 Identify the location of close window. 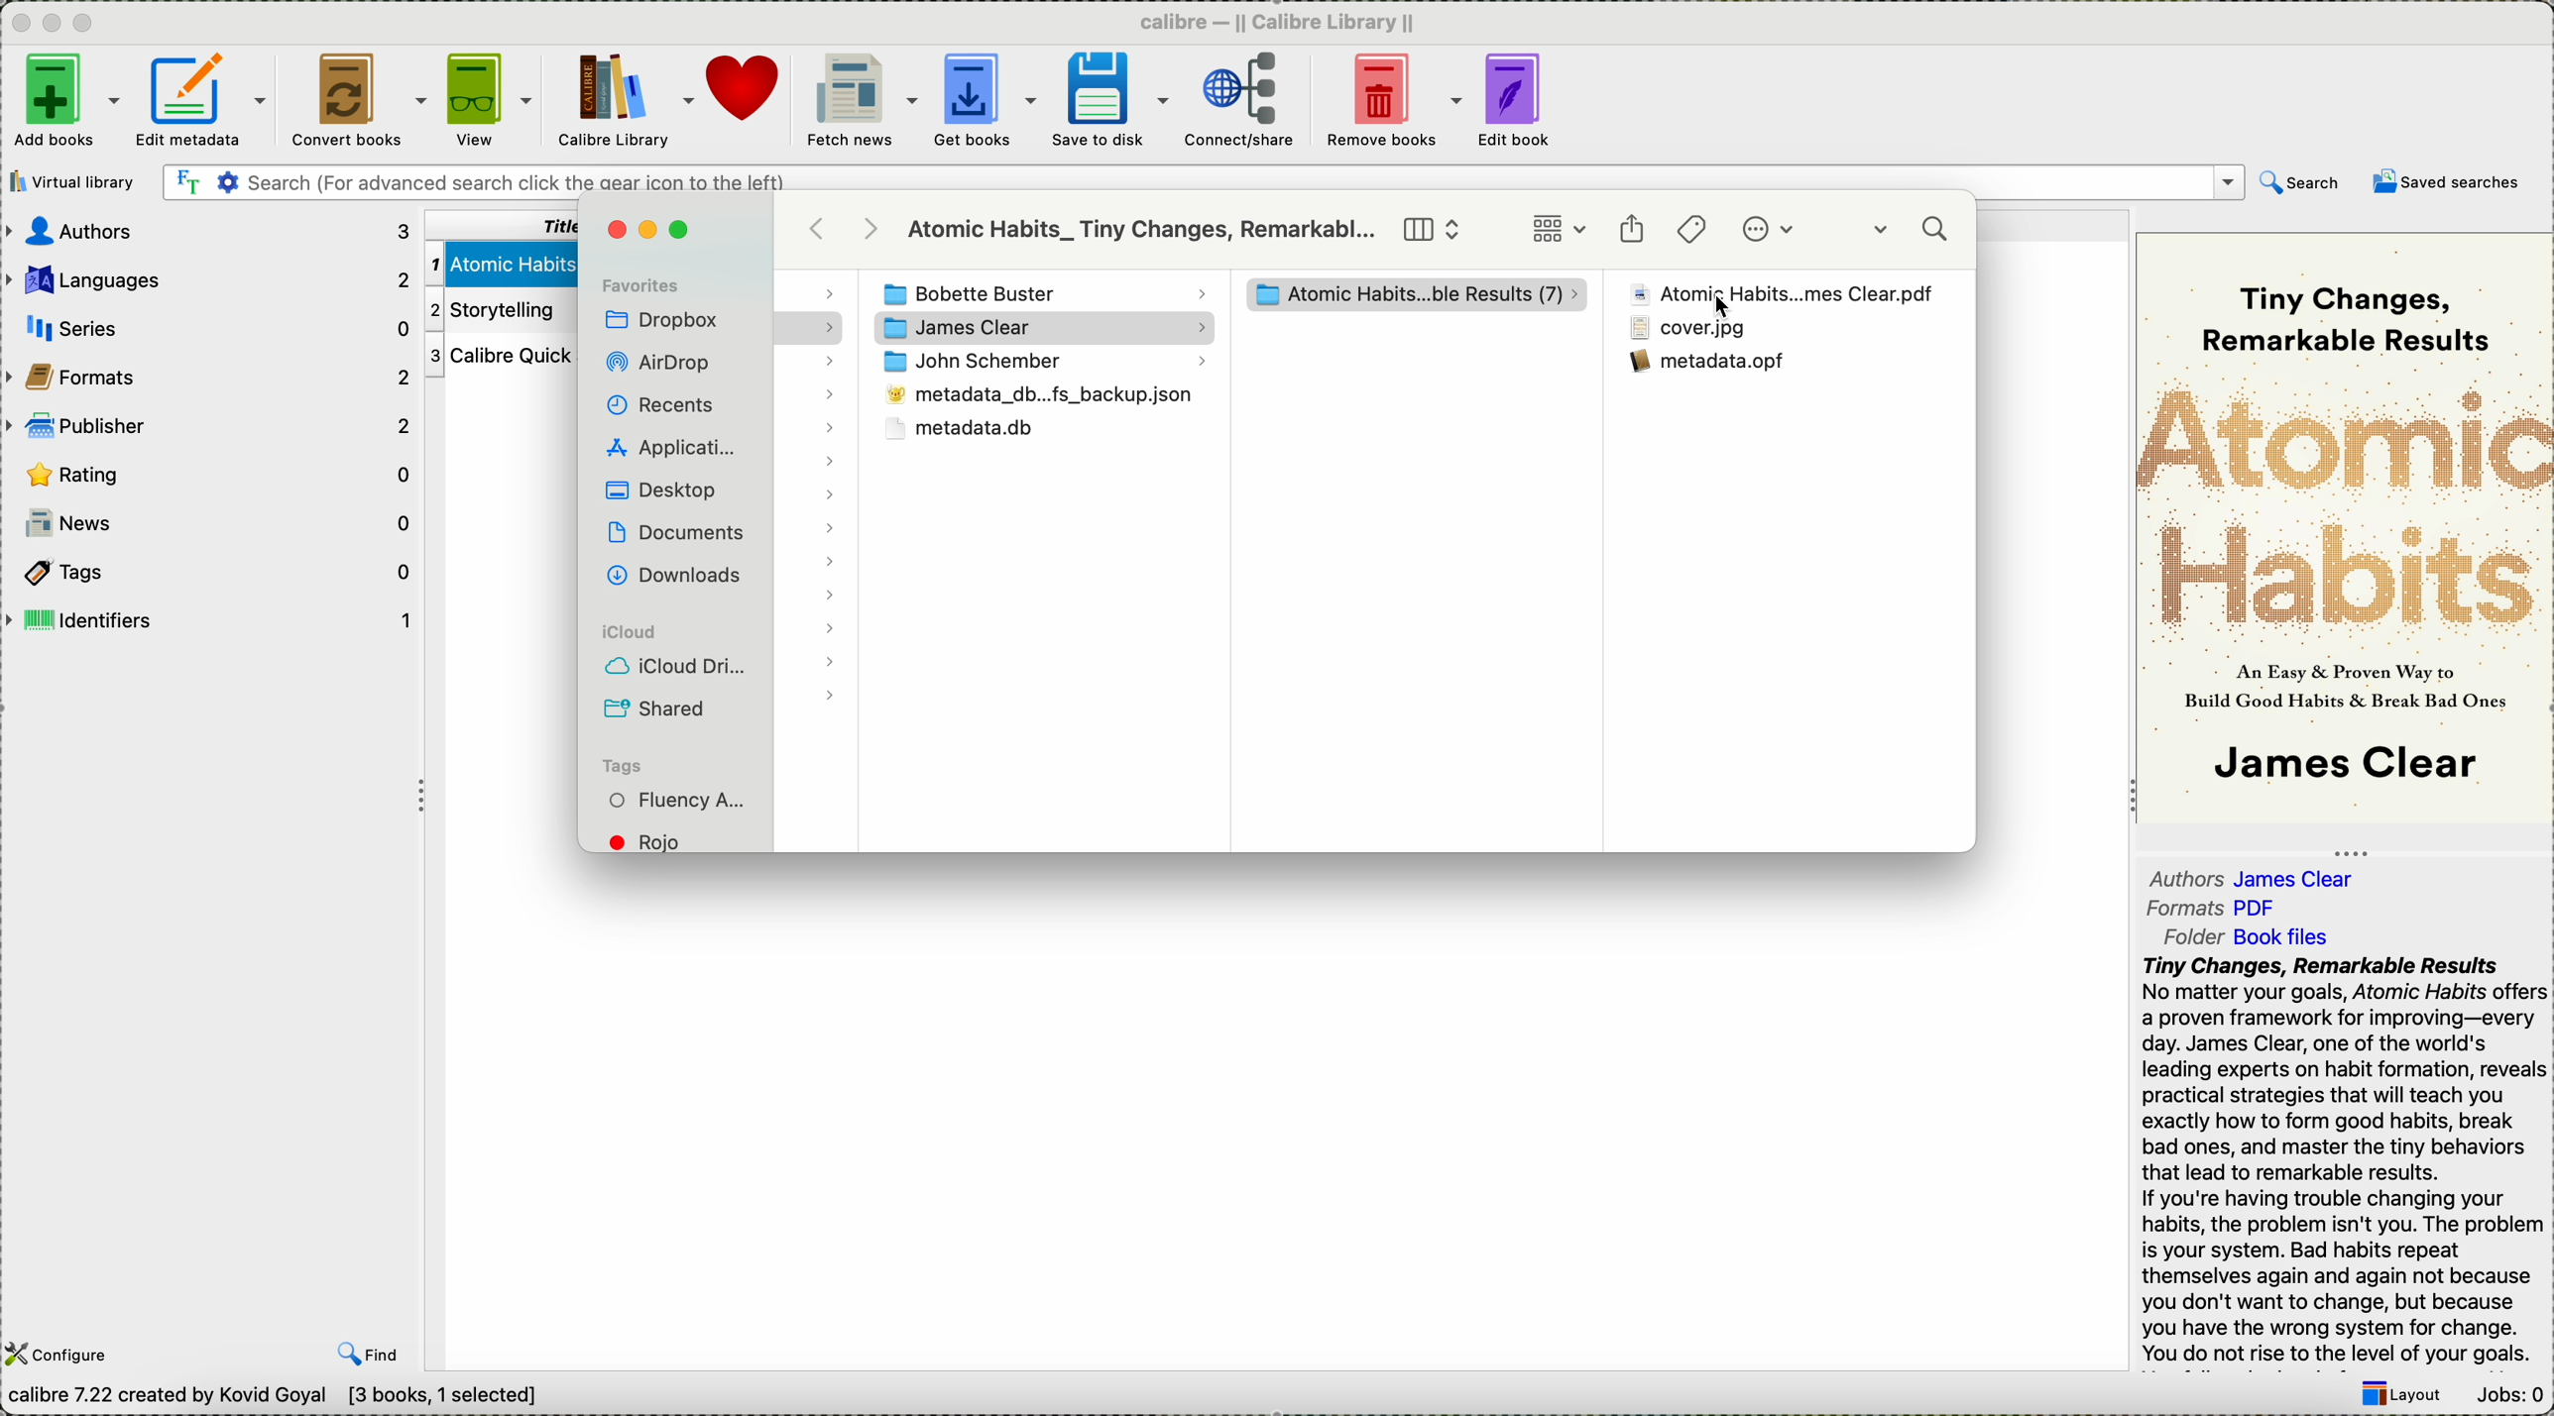
(615, 231).